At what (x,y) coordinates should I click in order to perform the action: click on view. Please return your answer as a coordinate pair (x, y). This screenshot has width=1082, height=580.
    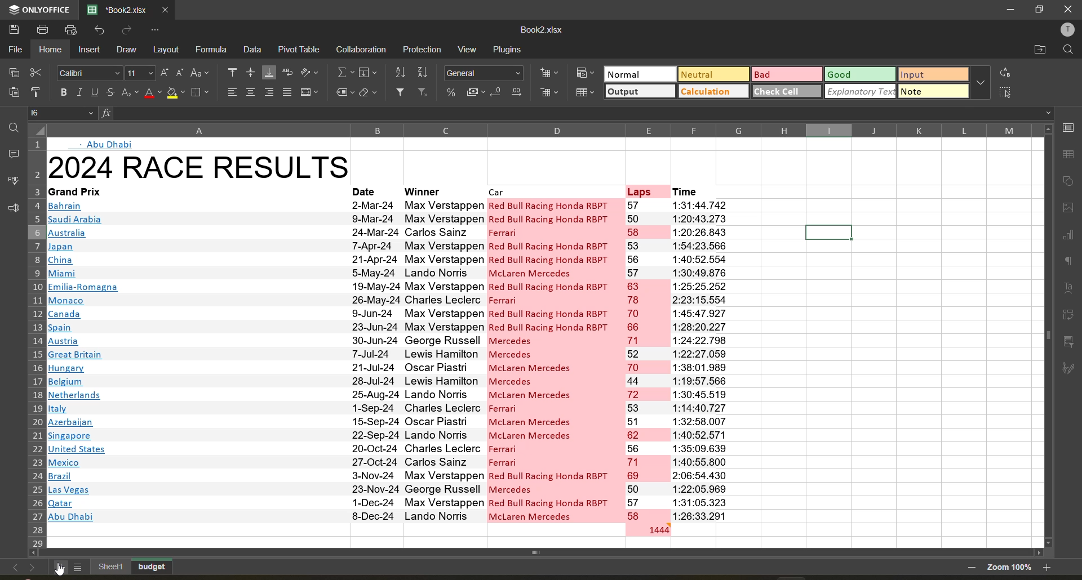
    Looking at the image, I should click on (470, 51).